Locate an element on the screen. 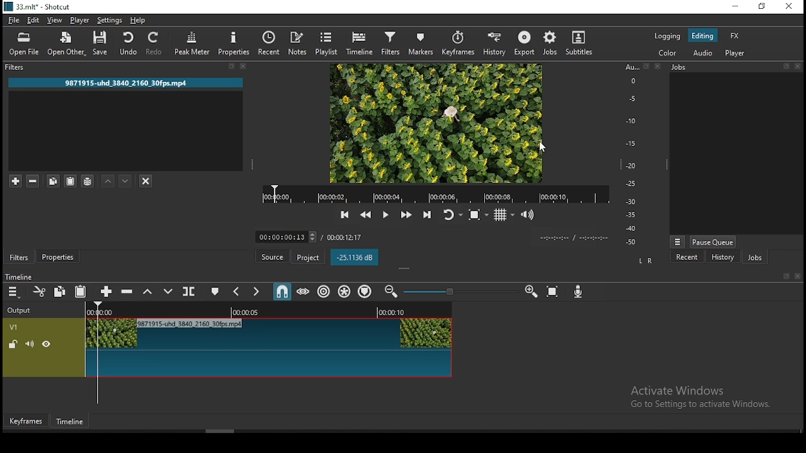  copy selected filter is located at coordinates (51, 180).